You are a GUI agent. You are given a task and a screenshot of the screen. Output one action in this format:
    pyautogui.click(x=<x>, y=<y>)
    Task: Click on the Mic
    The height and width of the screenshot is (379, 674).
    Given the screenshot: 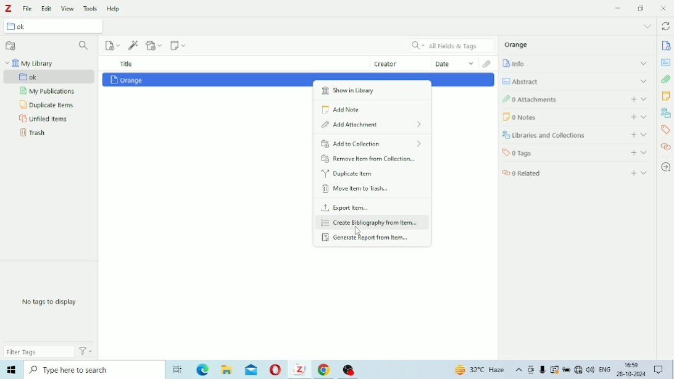 What is the action you would take?
    pyautogui.click(x=543, y=370)
    